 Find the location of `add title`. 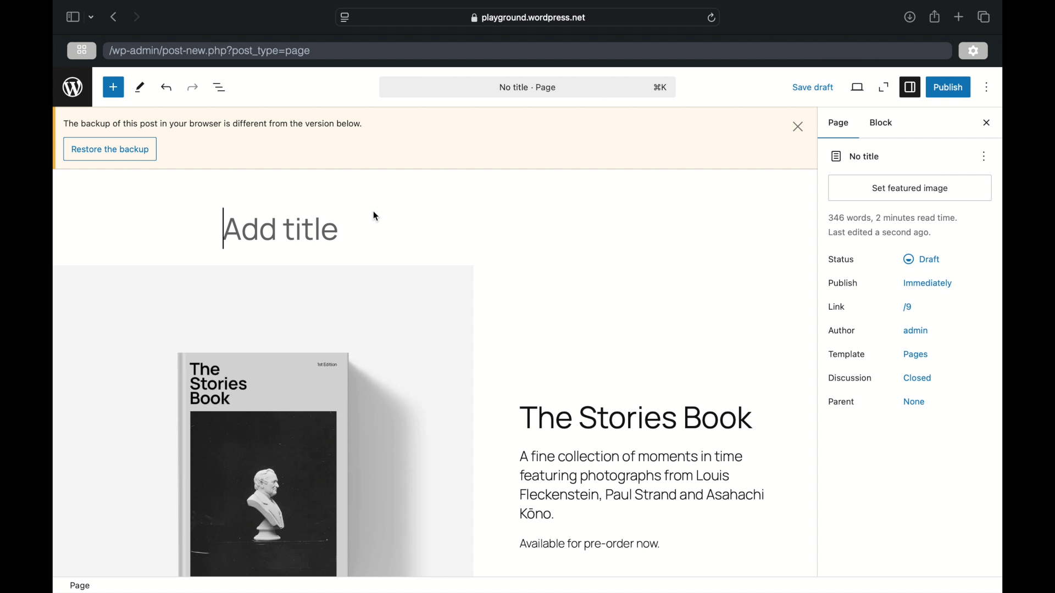

add title is located at coordinates (283, 231).